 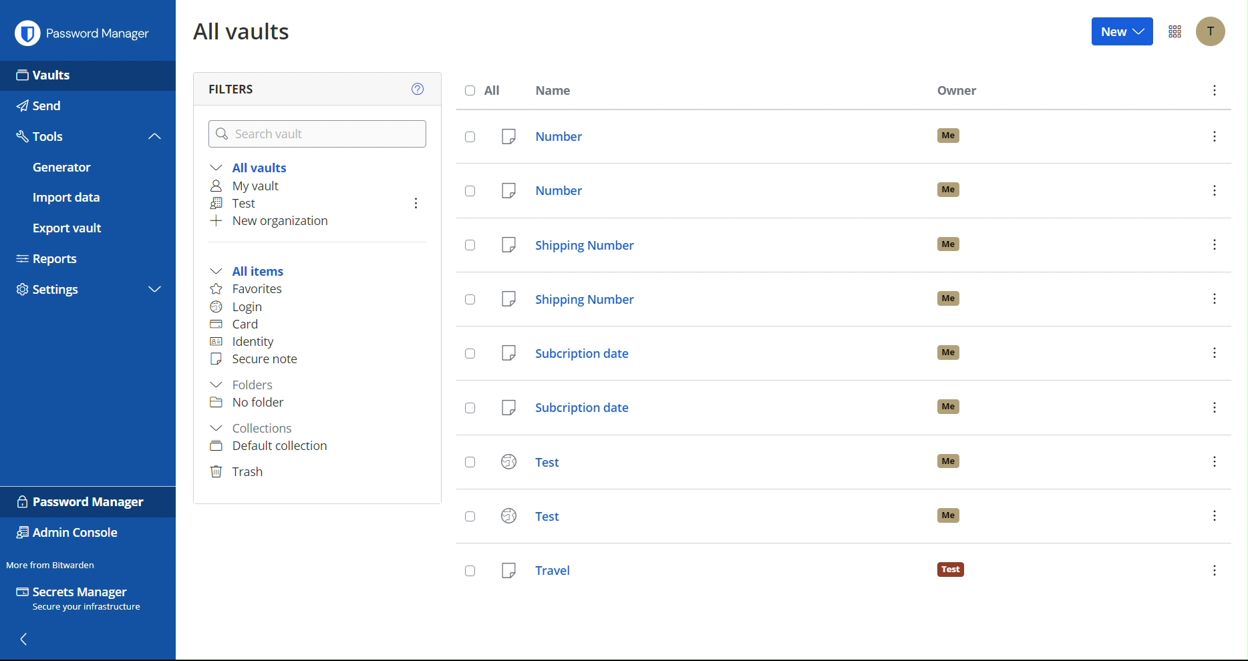 I want to click on options, so click(x=1215, y=190).